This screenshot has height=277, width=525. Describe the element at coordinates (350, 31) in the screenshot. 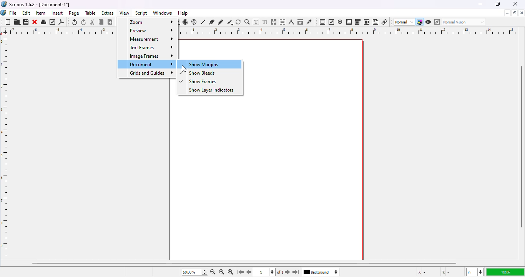

I see `ruler` at that location.